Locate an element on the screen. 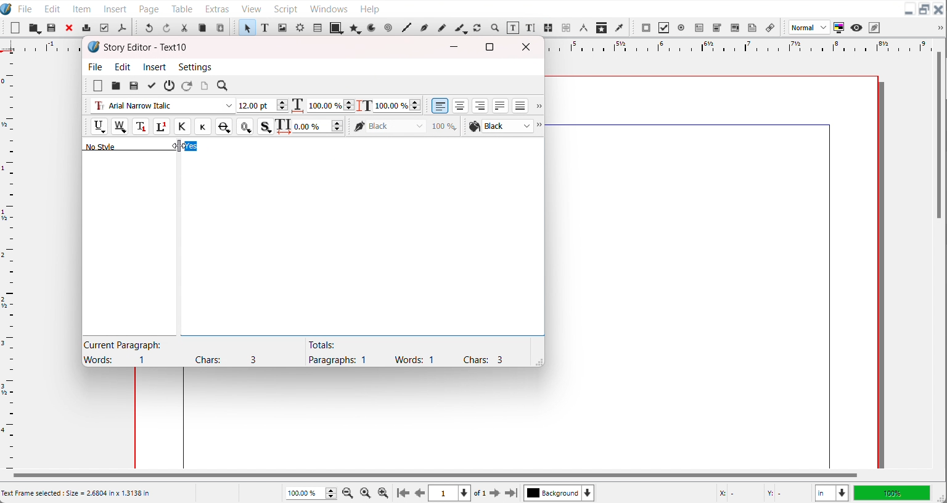 This screenshot has height=503, width=947. Minimize is located at coordinates (454, 47).